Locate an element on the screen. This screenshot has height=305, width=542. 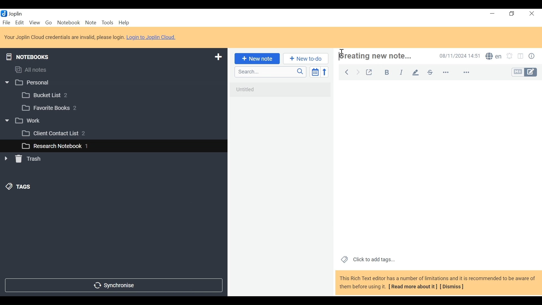
[3 Bucket List 2 is located at coordinates (56, 95).